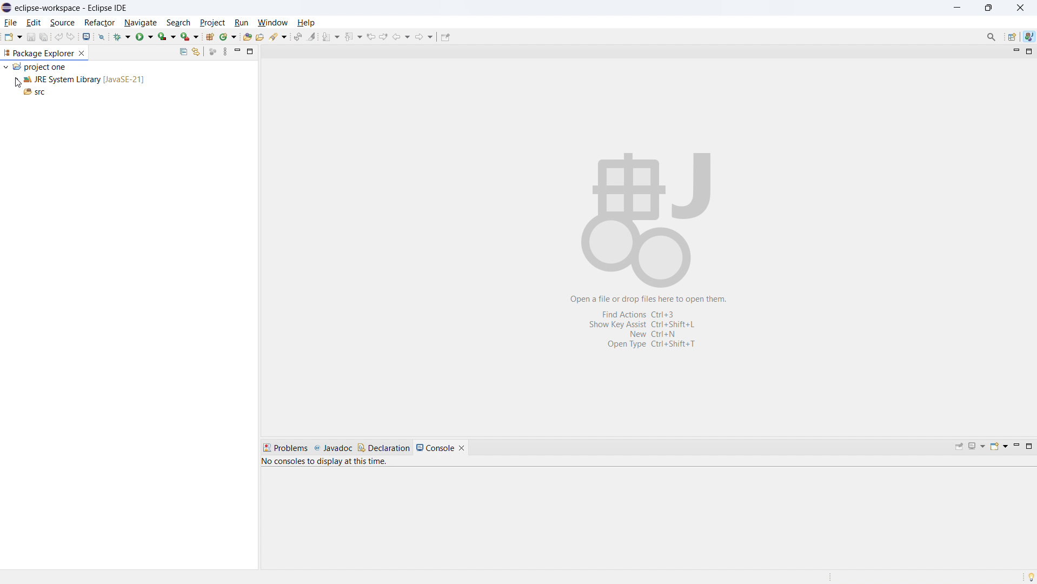 The width and height of the screenshot is (1037, 584). I want to click on project, so click(212, 22).